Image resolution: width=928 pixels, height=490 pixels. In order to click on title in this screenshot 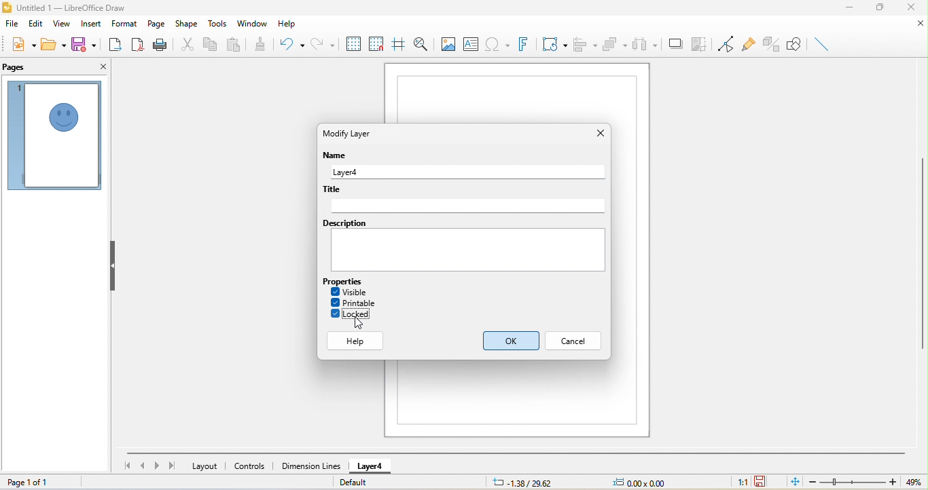, I will do `click(464, 199)`.